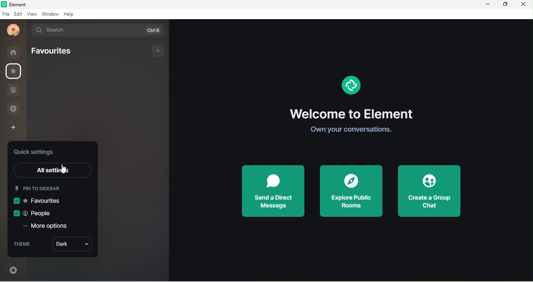 The image size is (533, 282). Describe the element at coordinates (15, 271) in the screenshot. I see `settings` at that location.